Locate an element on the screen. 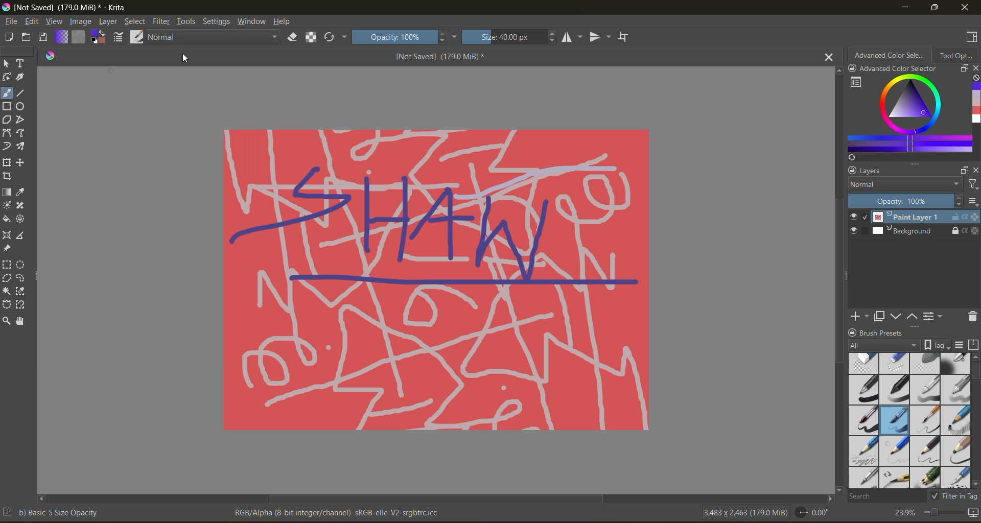 Image resolution: width=981 pixels, height=523 pixels. Advanced color selector is located at coordinates (900, 69).